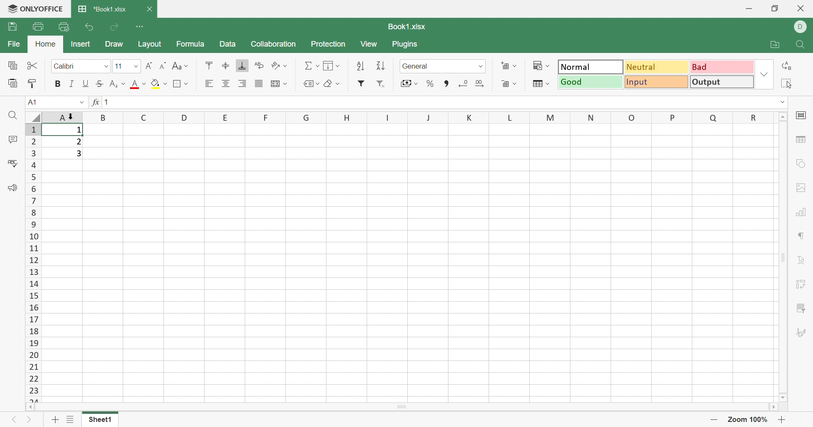 This screenshot has width=813, height=427. I want to click on Fill color, so click(159, 83).